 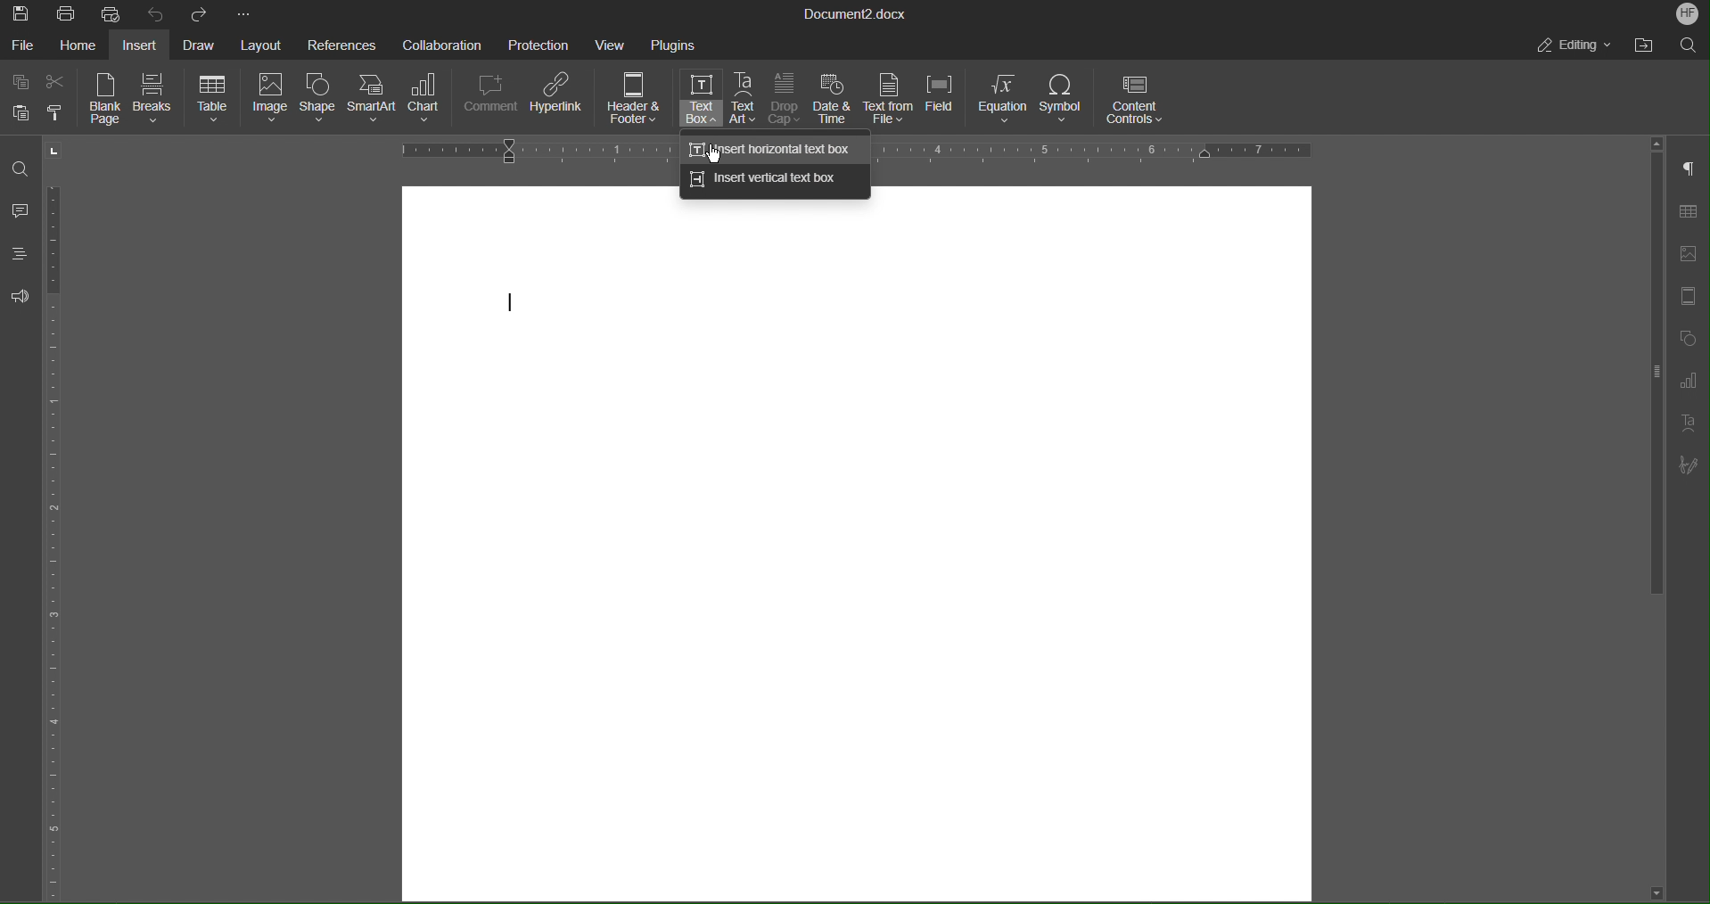 What do you see at coordinates (197, 43) in the screenshot?
I see `Draw` at bounding box center [197, 43].